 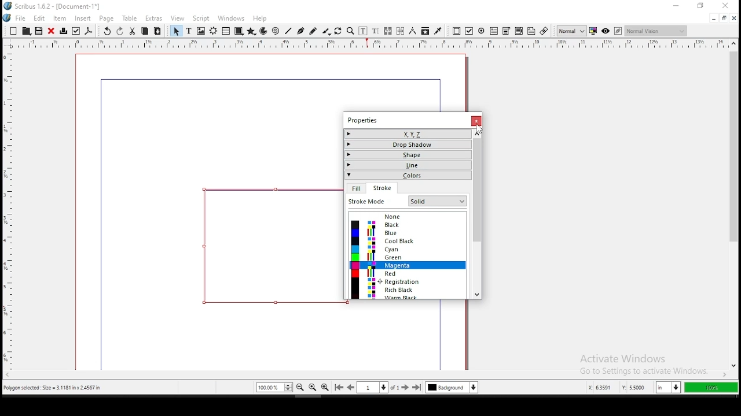 I want to click on x,y,z, so click(x=408, y=135).